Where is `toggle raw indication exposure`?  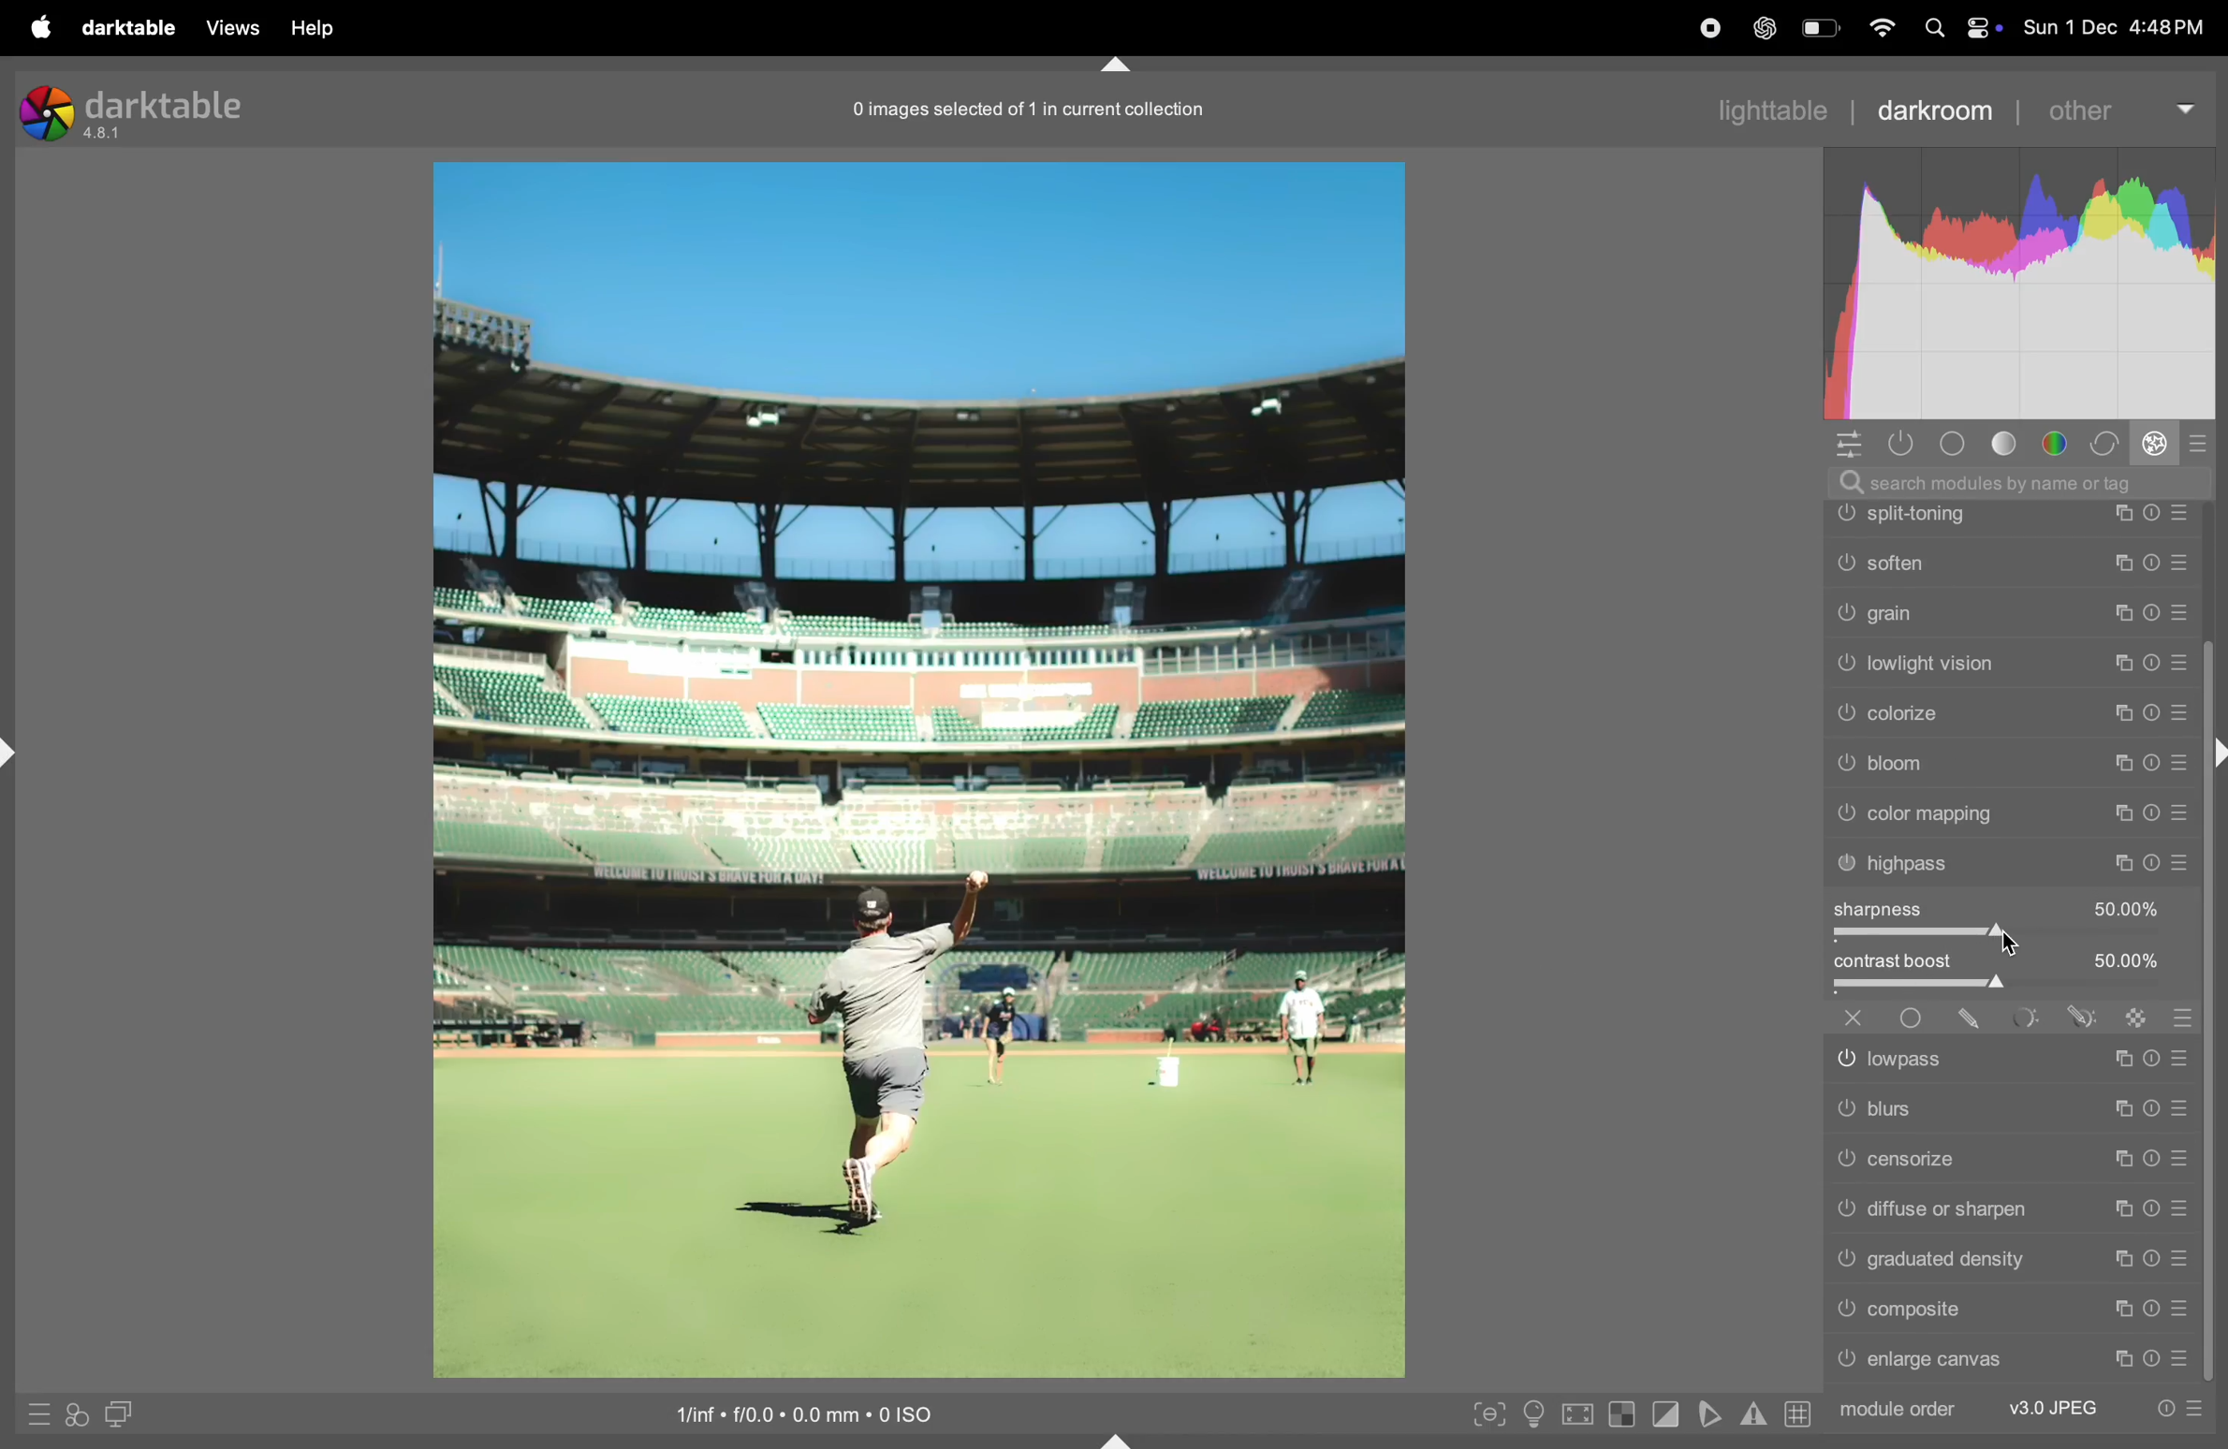 toggle raw indication exposure is located at coordinates (1620, 1417).